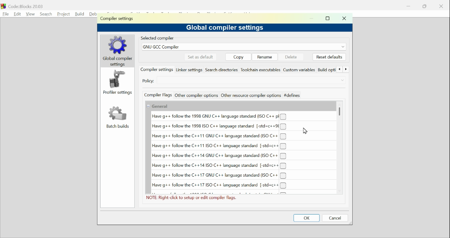  I want to click on Search, so click(45, 13).